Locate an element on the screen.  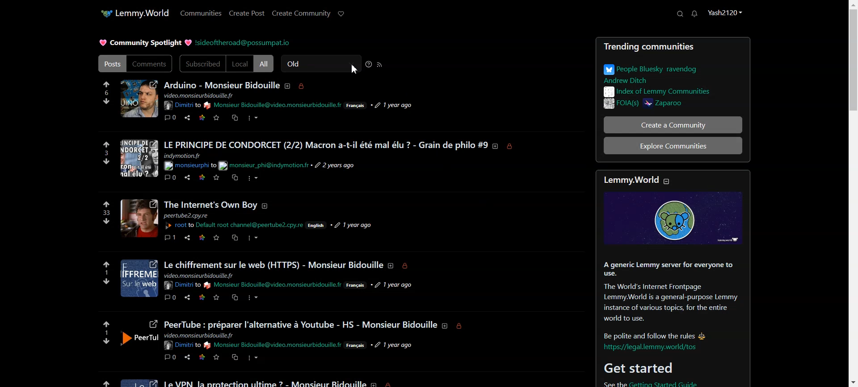
share is located at coordinates (189, 238).